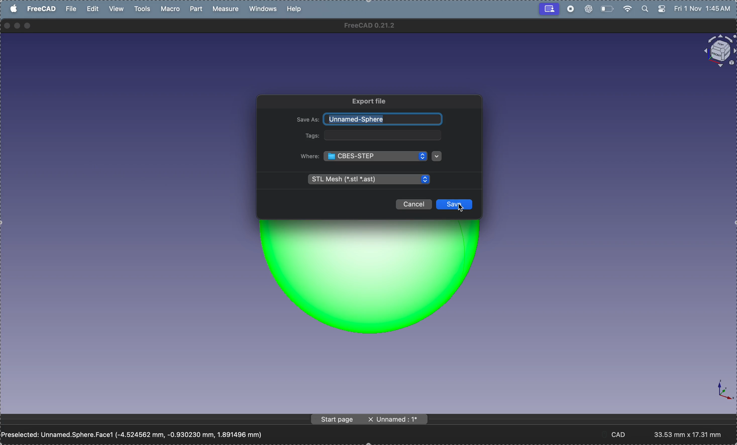  What do you see at coordinates (310, 157) in the screenshot?
I see `where` at bounding box center [310, 157].